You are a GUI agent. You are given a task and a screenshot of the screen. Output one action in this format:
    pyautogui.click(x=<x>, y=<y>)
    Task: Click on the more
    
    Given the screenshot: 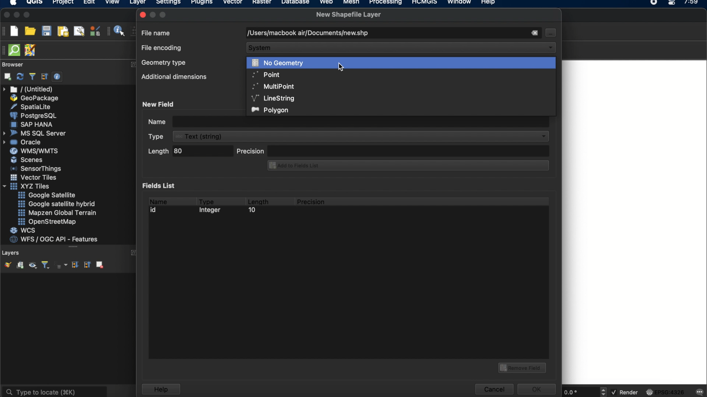 What is the action you would take?
    pyautogui.click(x=73, y=246)
    